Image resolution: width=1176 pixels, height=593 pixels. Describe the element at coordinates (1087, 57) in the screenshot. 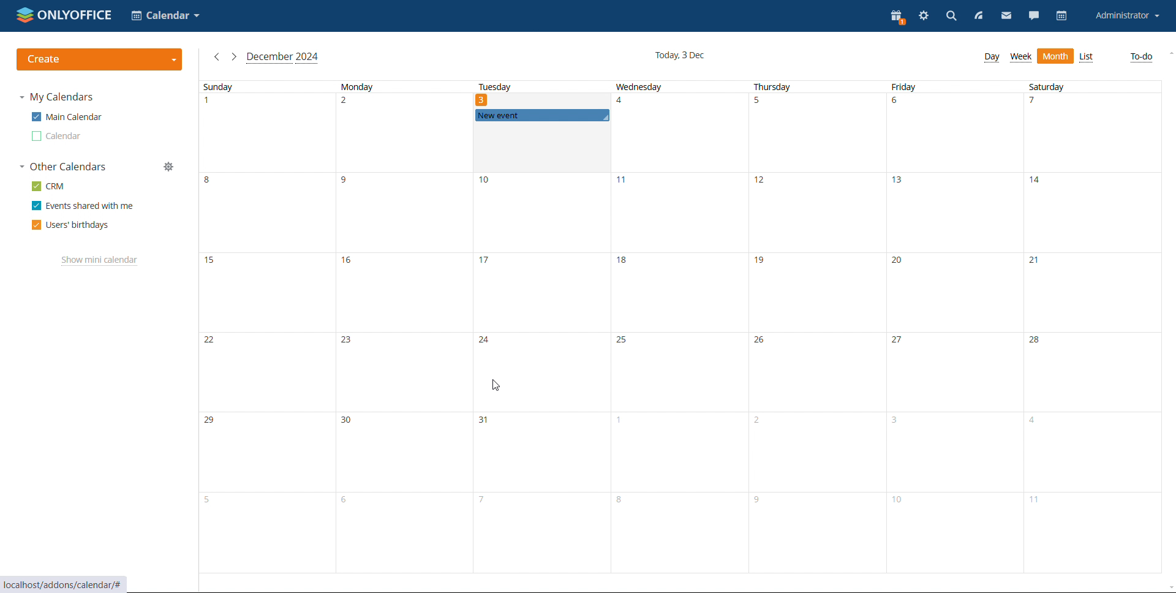

I see `list view` at that location.